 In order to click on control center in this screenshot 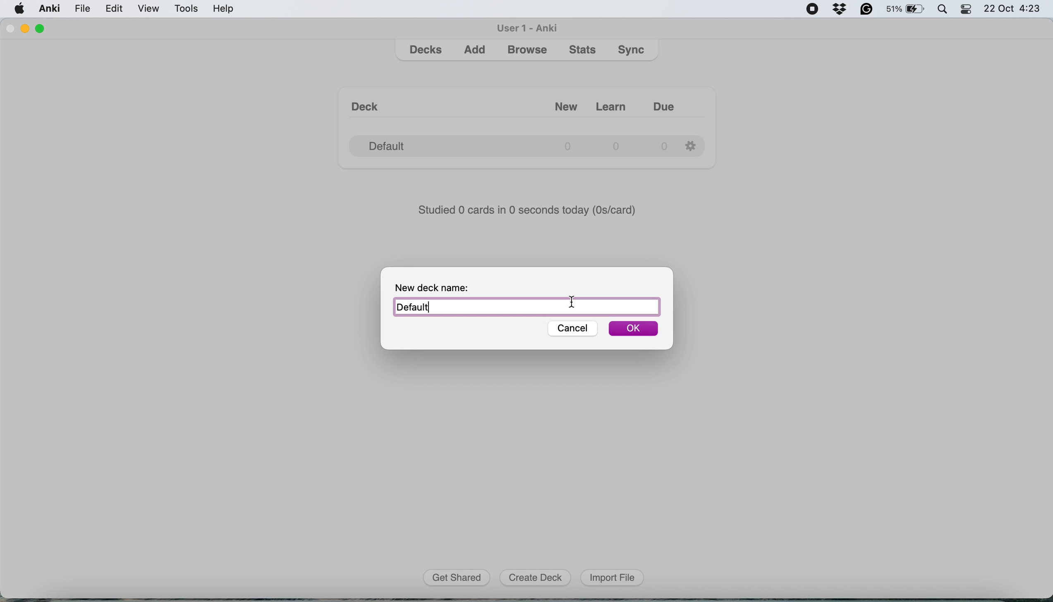, I will do `click(969, 11)`.